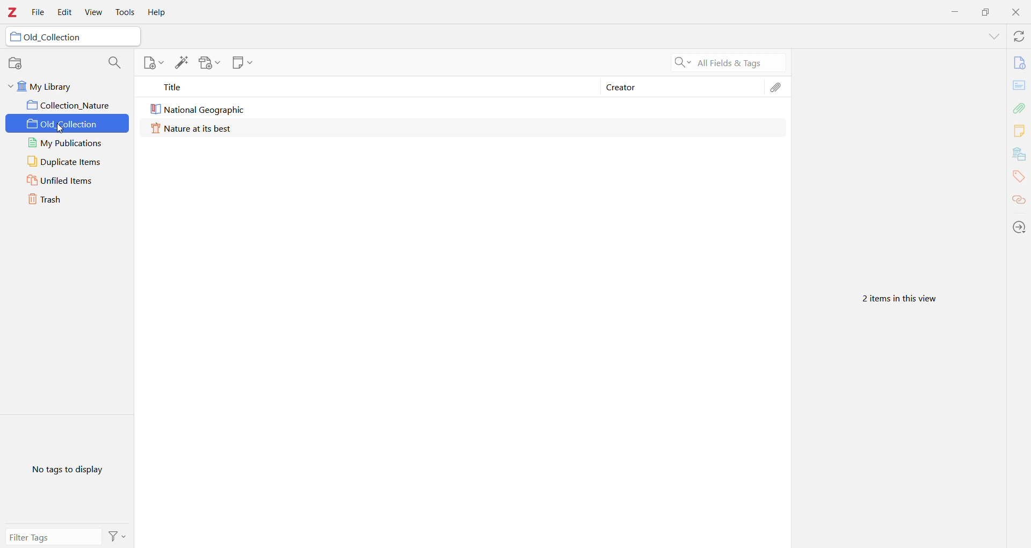  Describe the element at coordinates (1019, 64) in the screenshot. I see `Info` at that location.